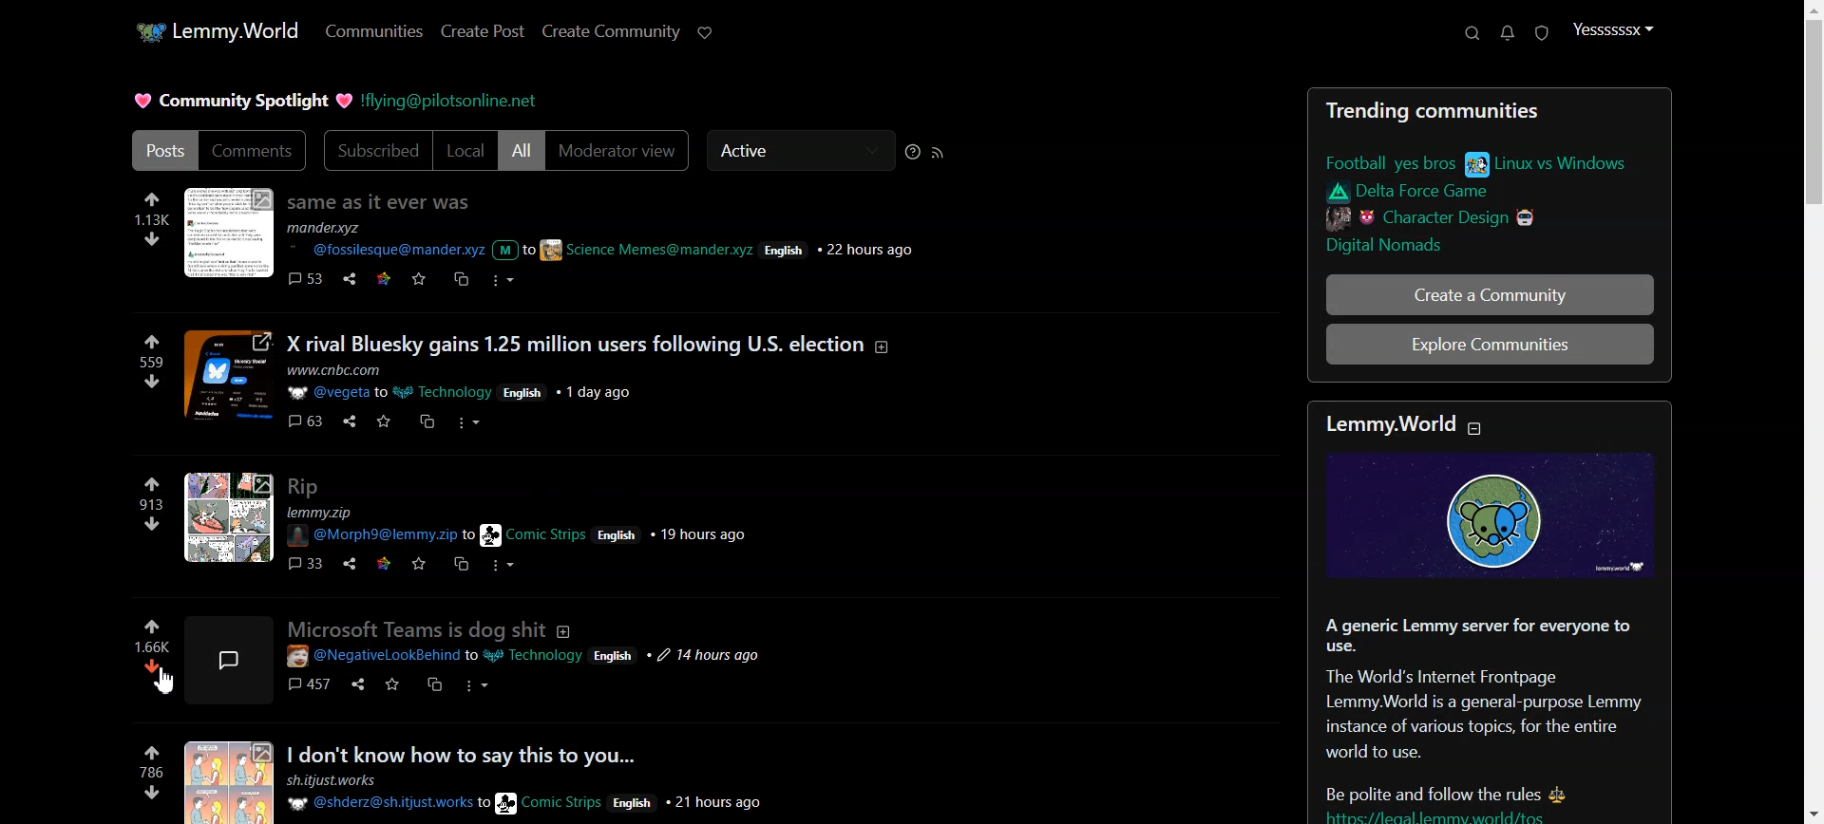  I want to click on Subscribed, so click(375, 150).